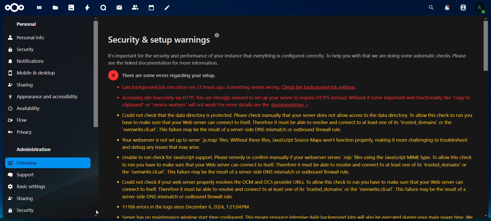 The width and height of the screenshot is (491, 221). I want to click on icon, so click(15, 8).